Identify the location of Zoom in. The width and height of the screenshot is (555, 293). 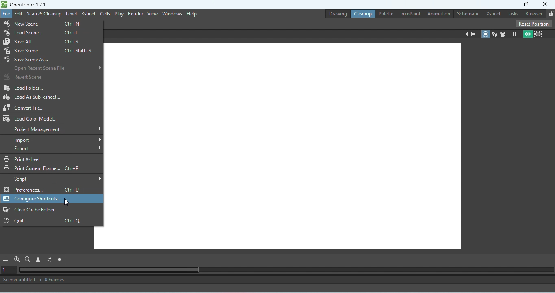
(16, 259).